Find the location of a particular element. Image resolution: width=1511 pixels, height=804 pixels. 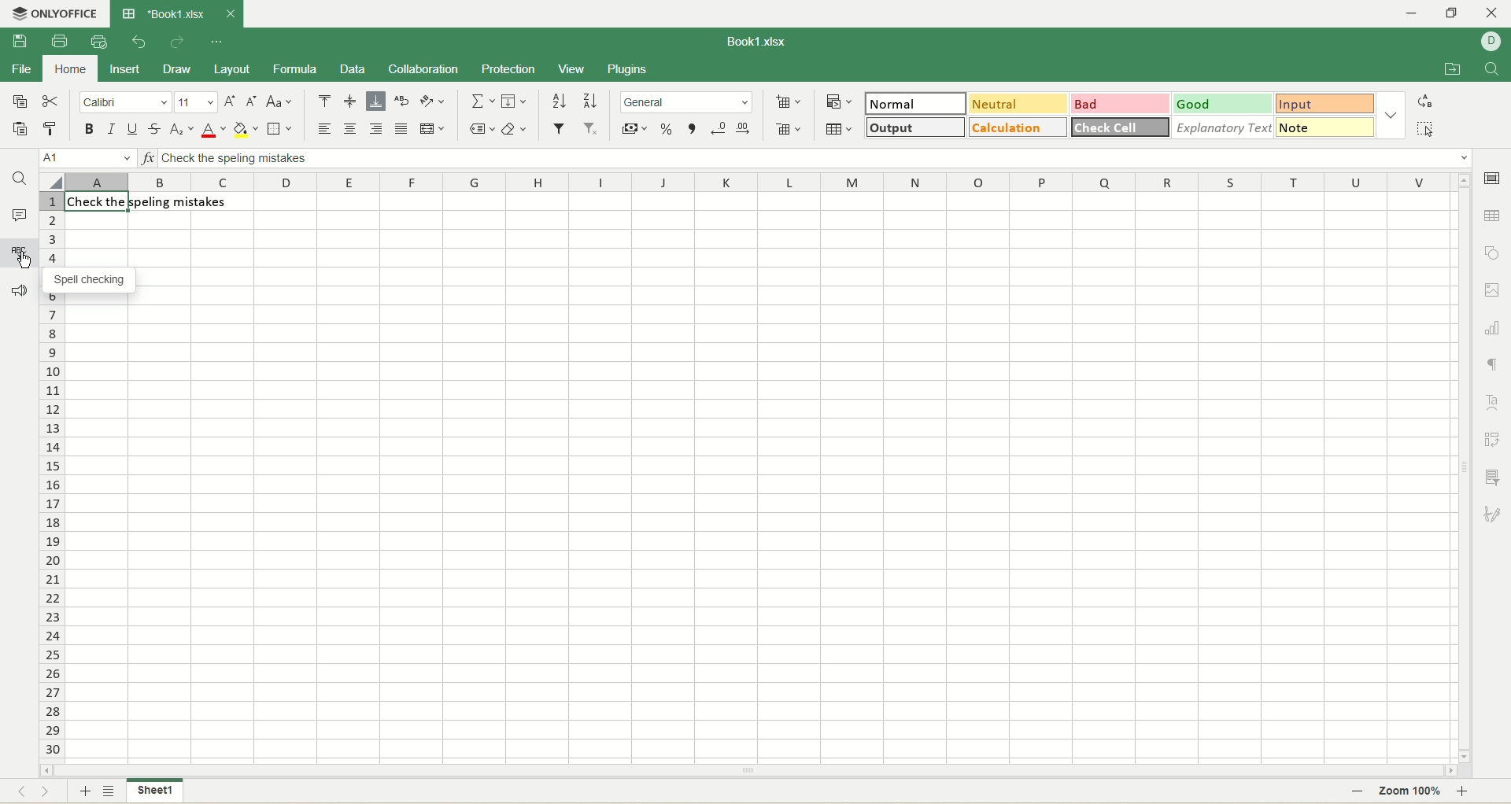

border is located at coordinates (279, 131).